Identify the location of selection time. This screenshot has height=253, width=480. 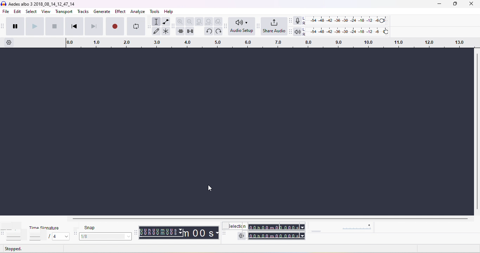
(273, 228).